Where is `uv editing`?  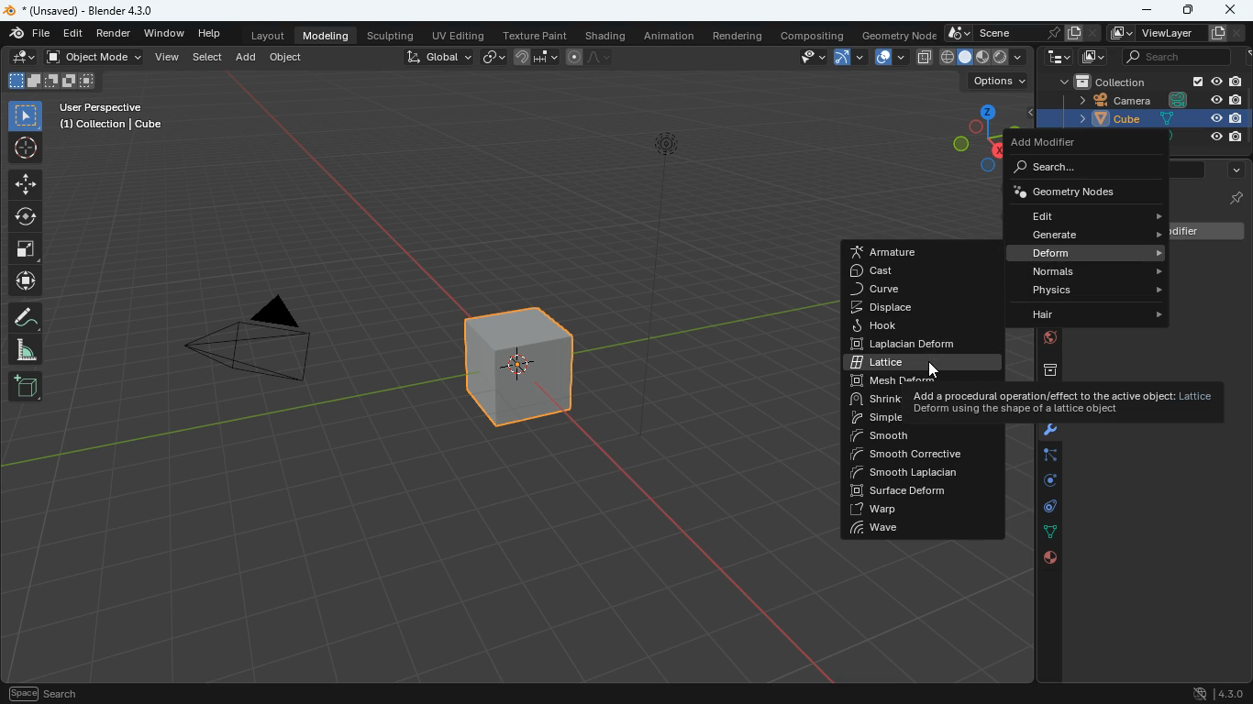 uv editing is located at coordinates (458, 34).